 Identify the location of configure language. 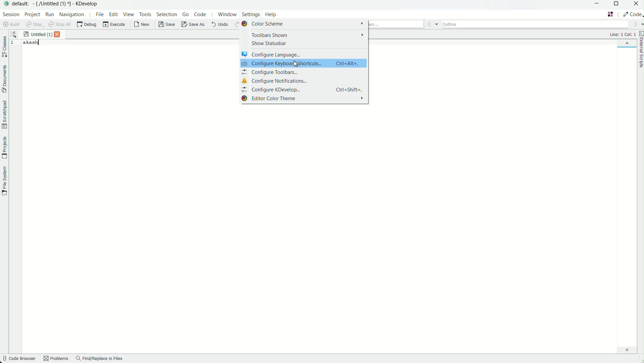
(303, 54).